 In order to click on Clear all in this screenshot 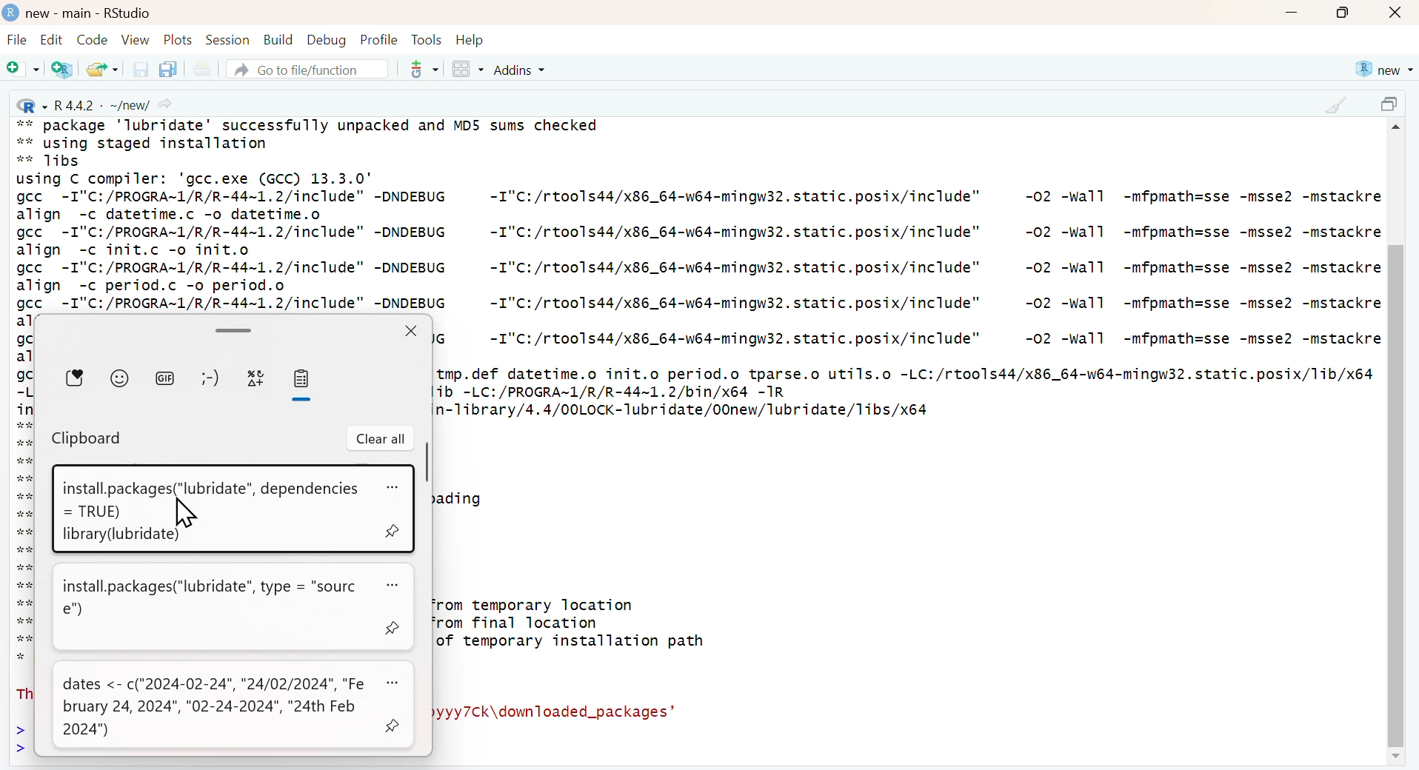, I will do `click(381, 439)`.